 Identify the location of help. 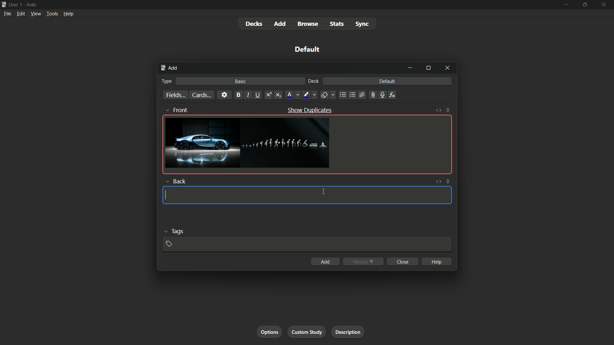
(437, 261).